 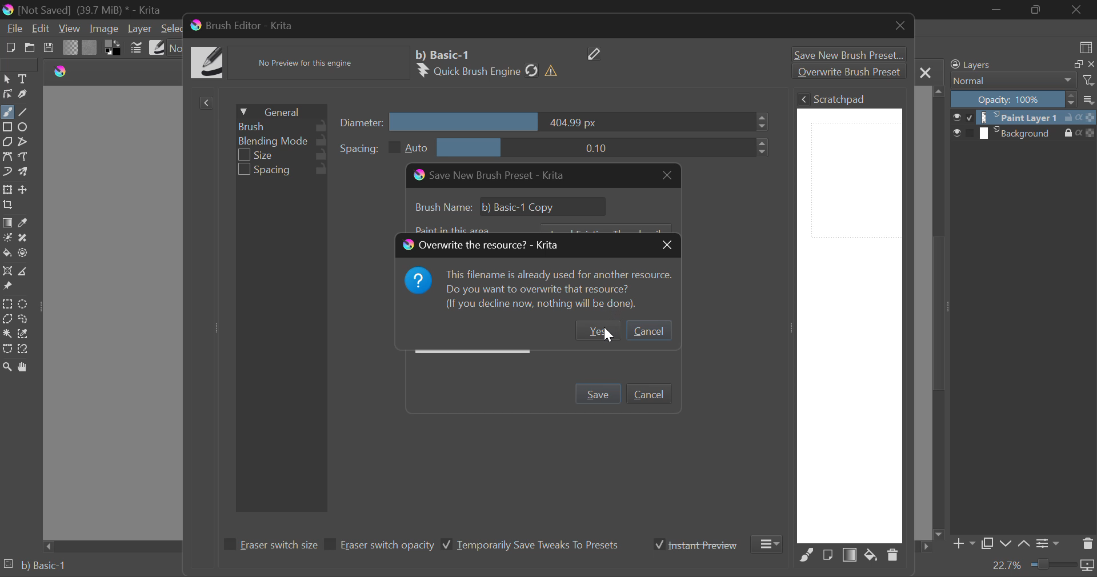 What do you see at coordinates (827, 555) in the screenshot?
I see `Fill area with current Image` at bounding box center [827, 555].